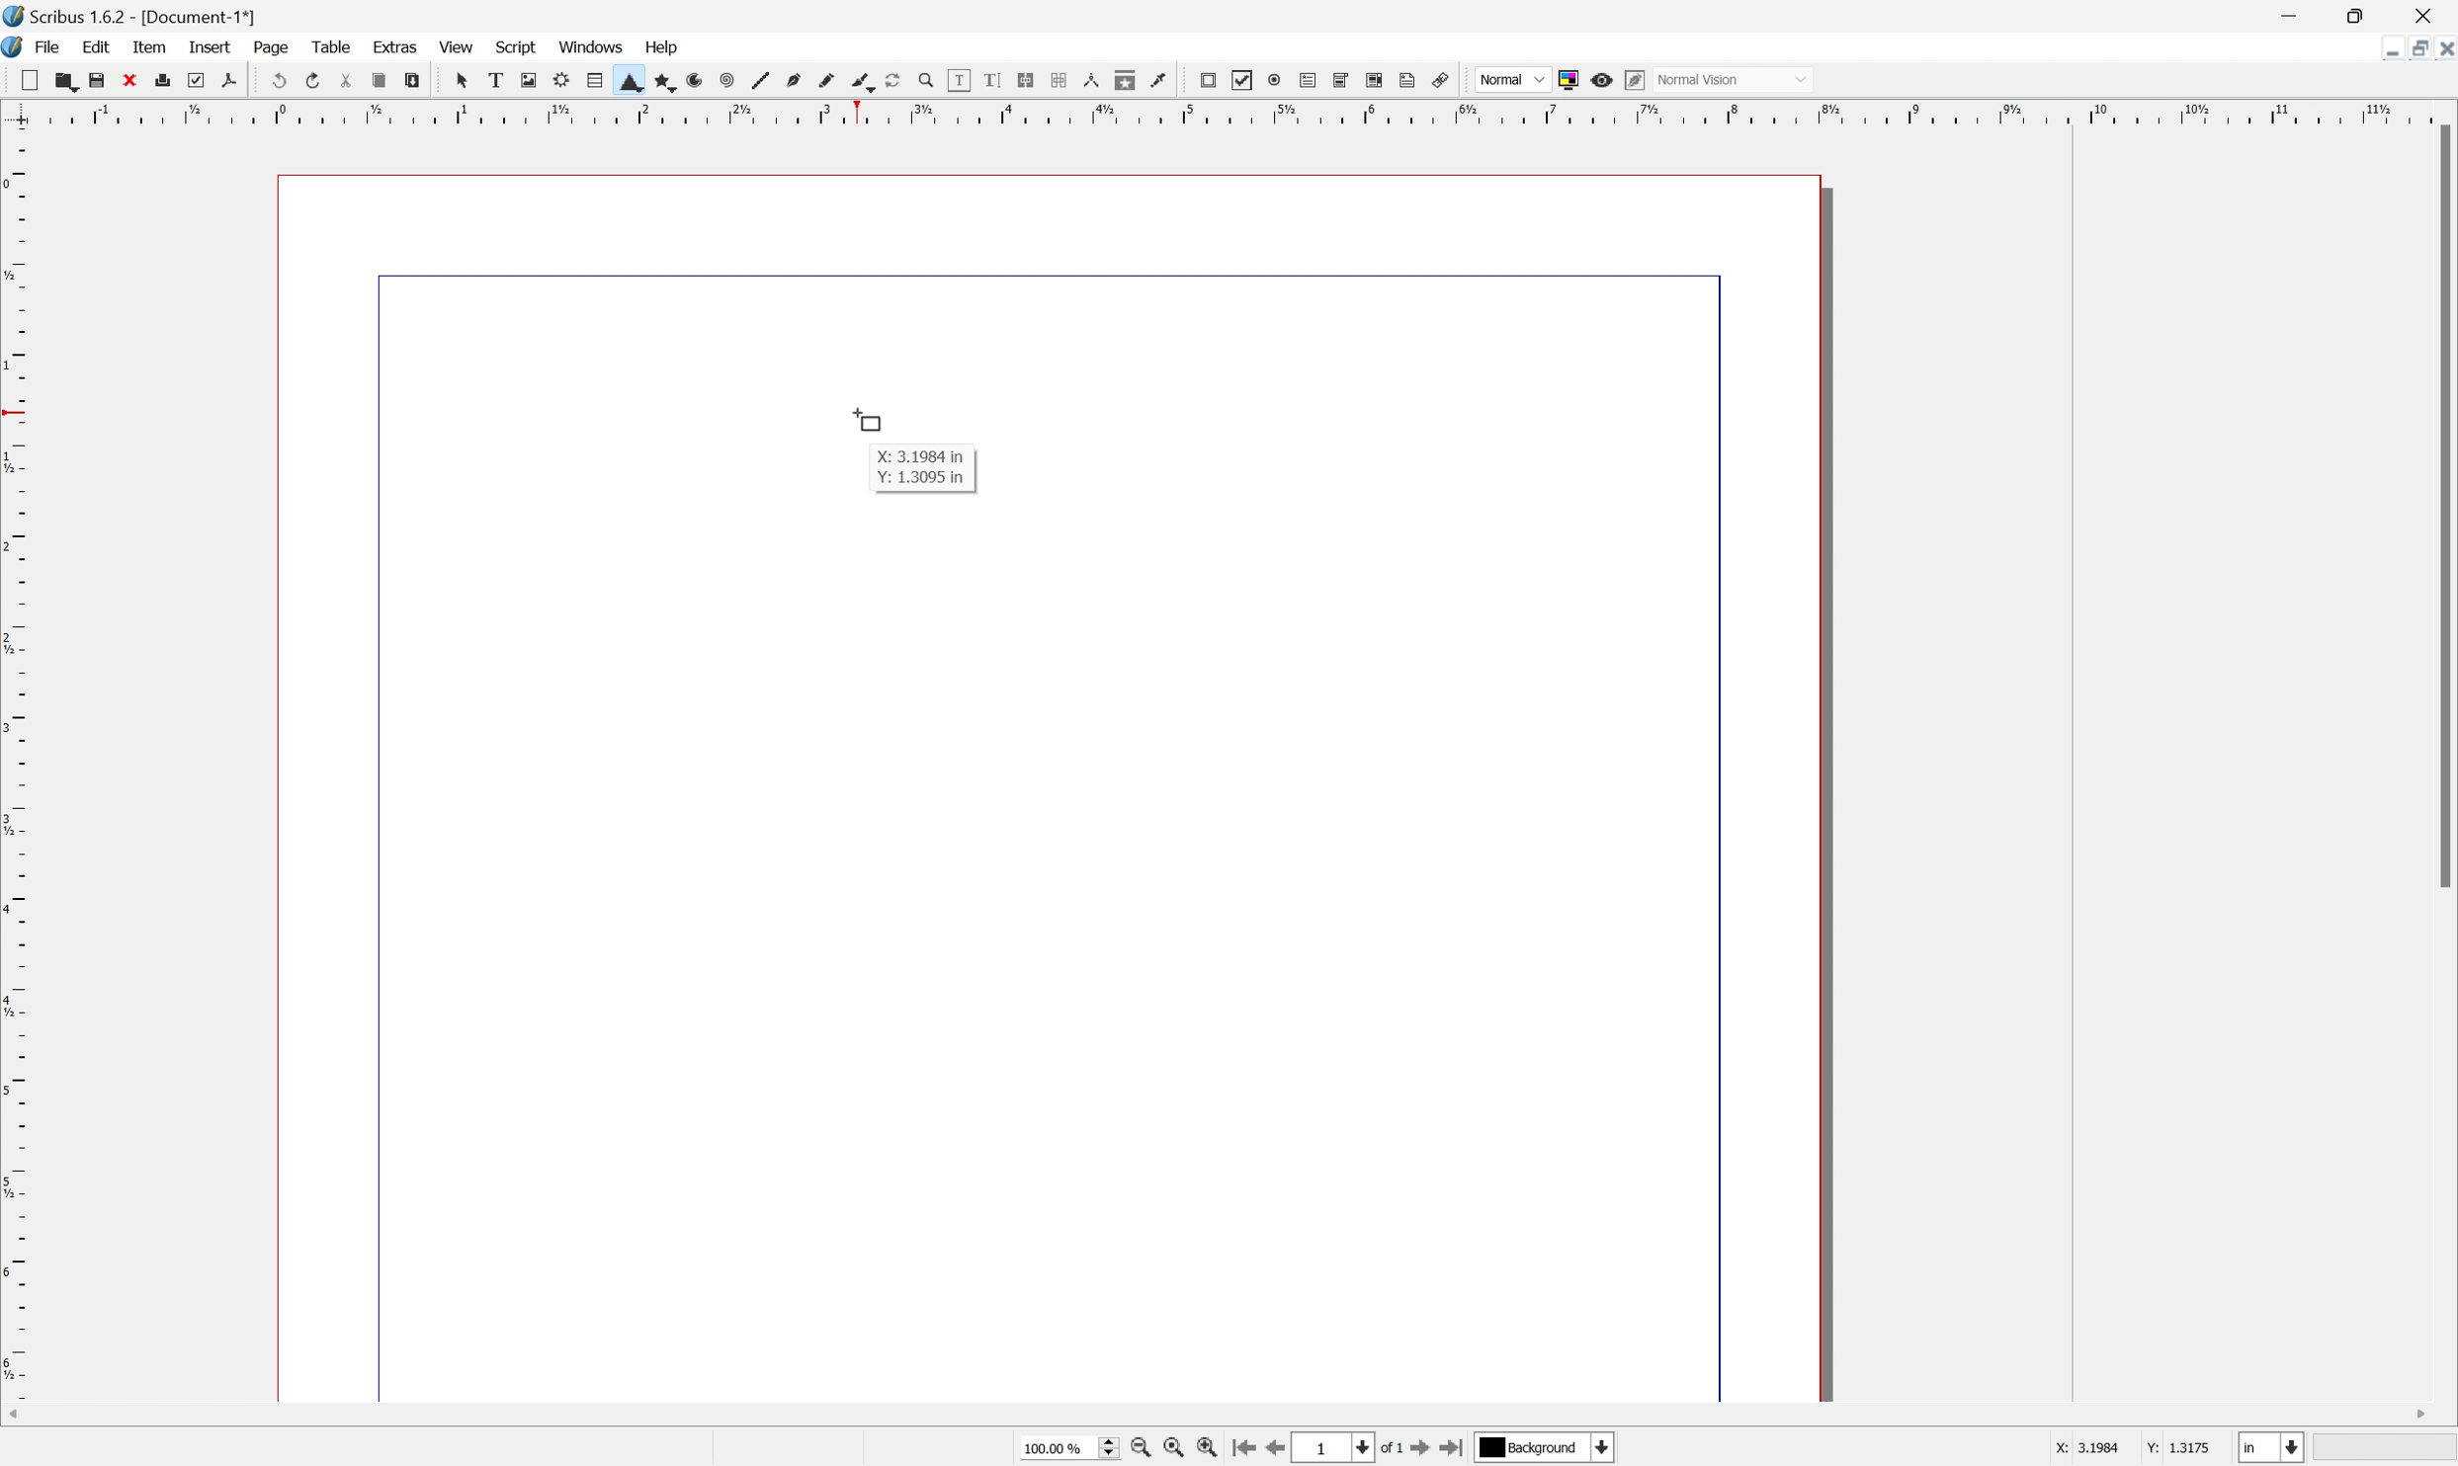 This screenshot has width=2458, height=1466. I want to click on Save, so click(96, 77).